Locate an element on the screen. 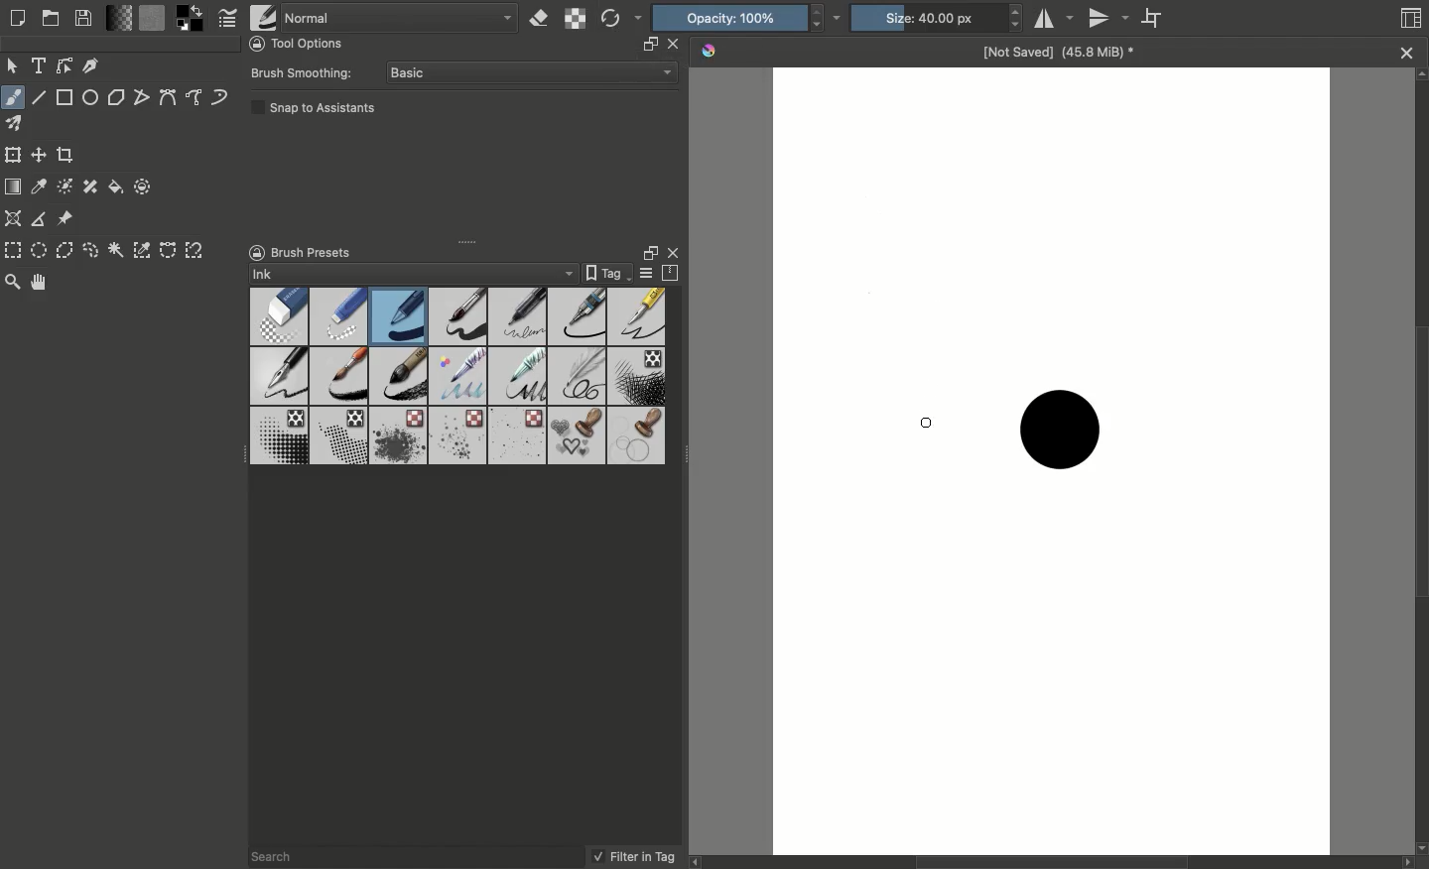  Transform is located at coordinates (13, 155).